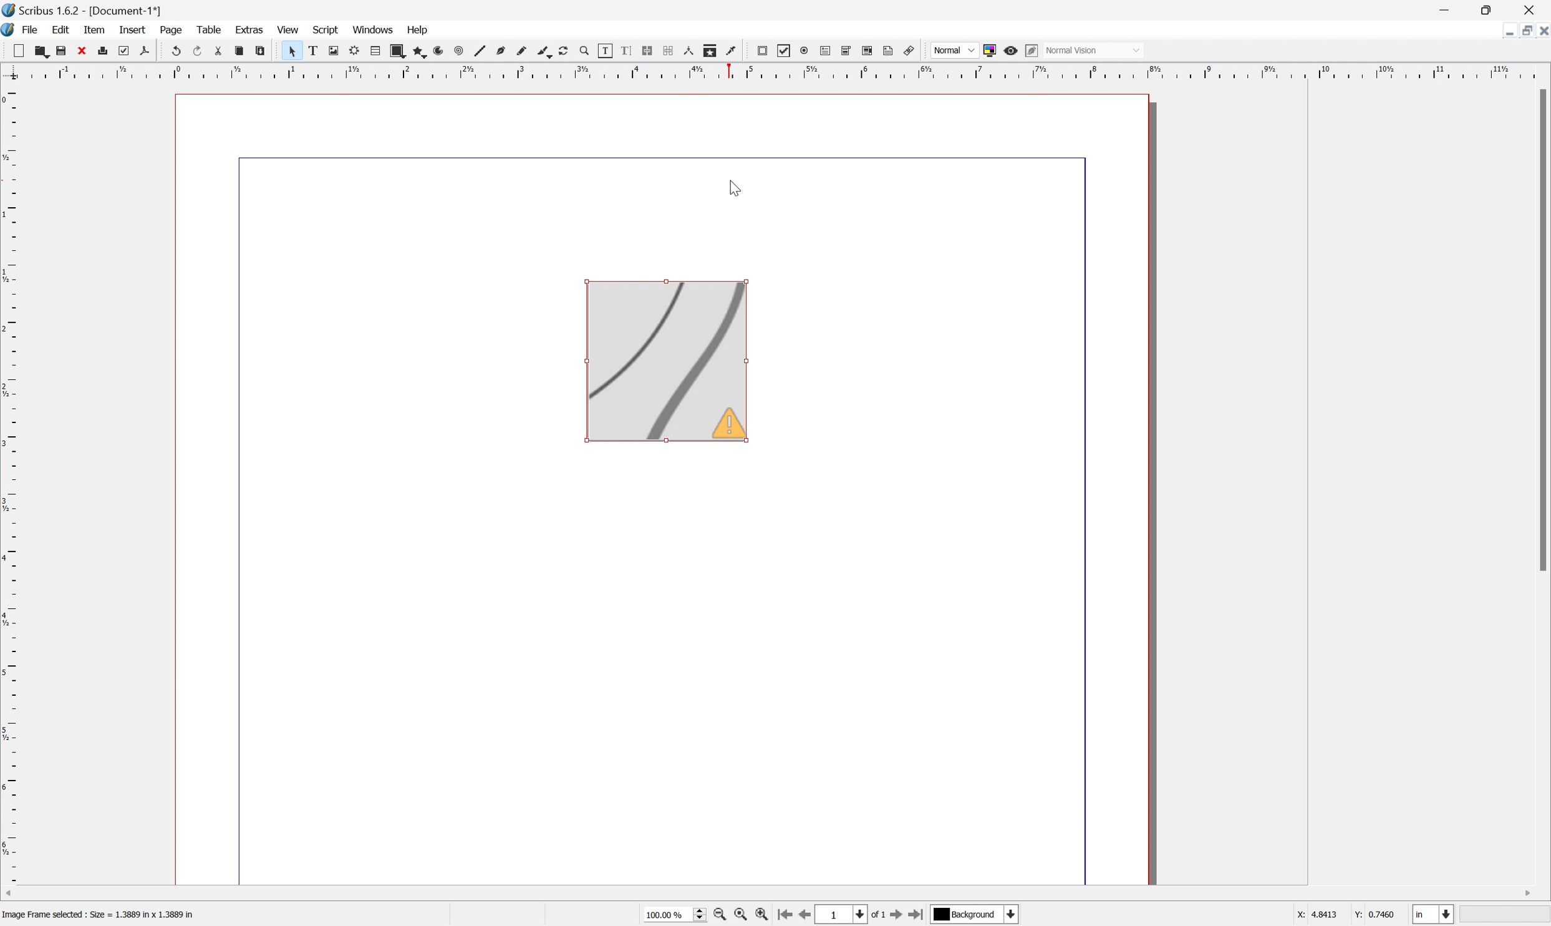 The image size is (1551, 926). Describe the element at coordinates (484, 52) in the screenshot. I see `Line` at that location.